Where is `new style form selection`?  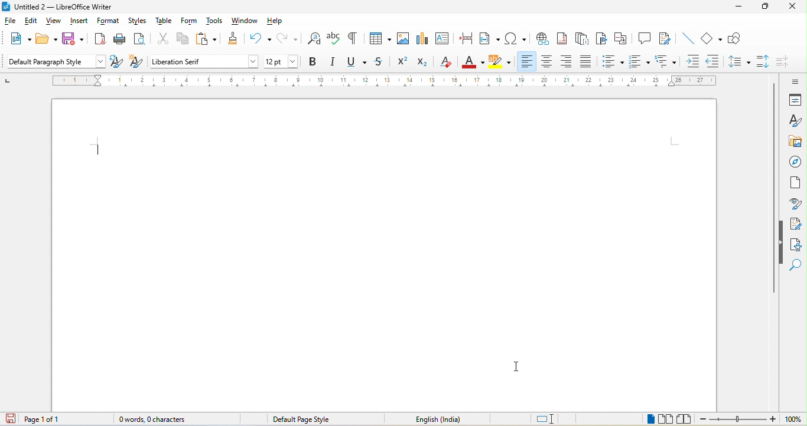 new style form selection is located at coordinates (135, 63).